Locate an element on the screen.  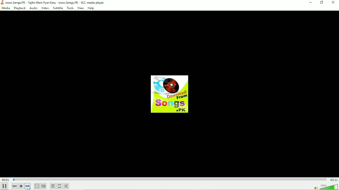
Media is located at coordinates (6, 8).